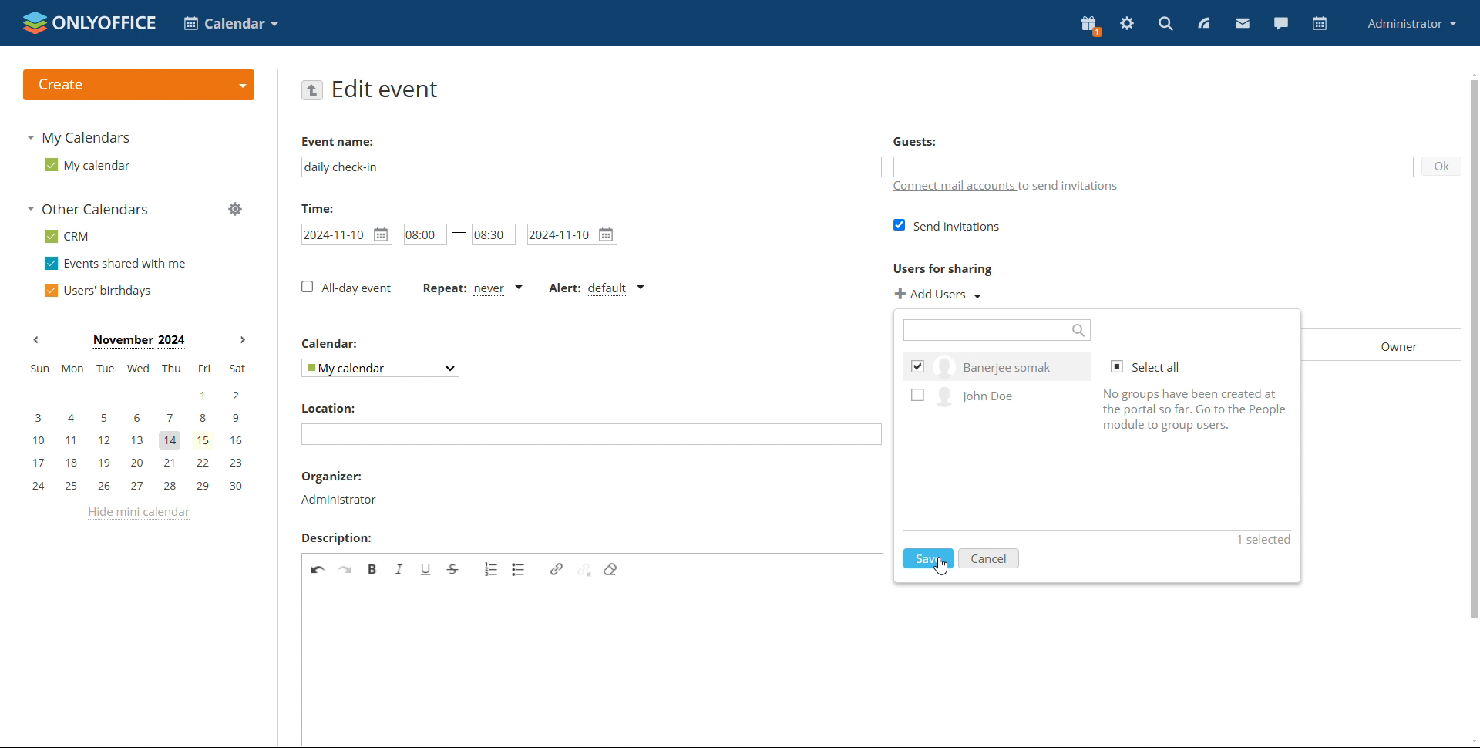 This screenshot has width=1480, height=748. I want to click on scroll down, so click(1471, 740).